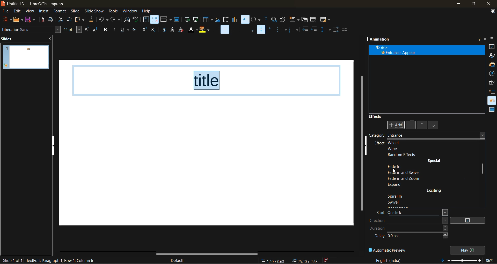 This screenshot has height=264, width=497. What do you see at coordinates (71, 20) in the screenshot?
I see `copy` at bounding box center [71, 20].